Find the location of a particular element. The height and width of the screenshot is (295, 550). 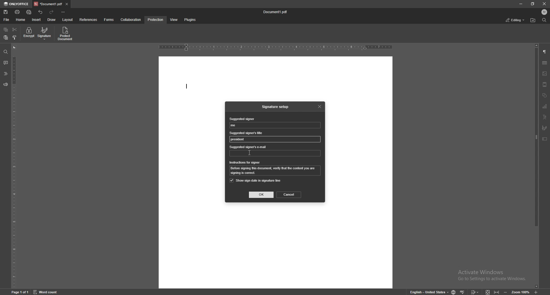

word count is located at coordinates (49, 292).